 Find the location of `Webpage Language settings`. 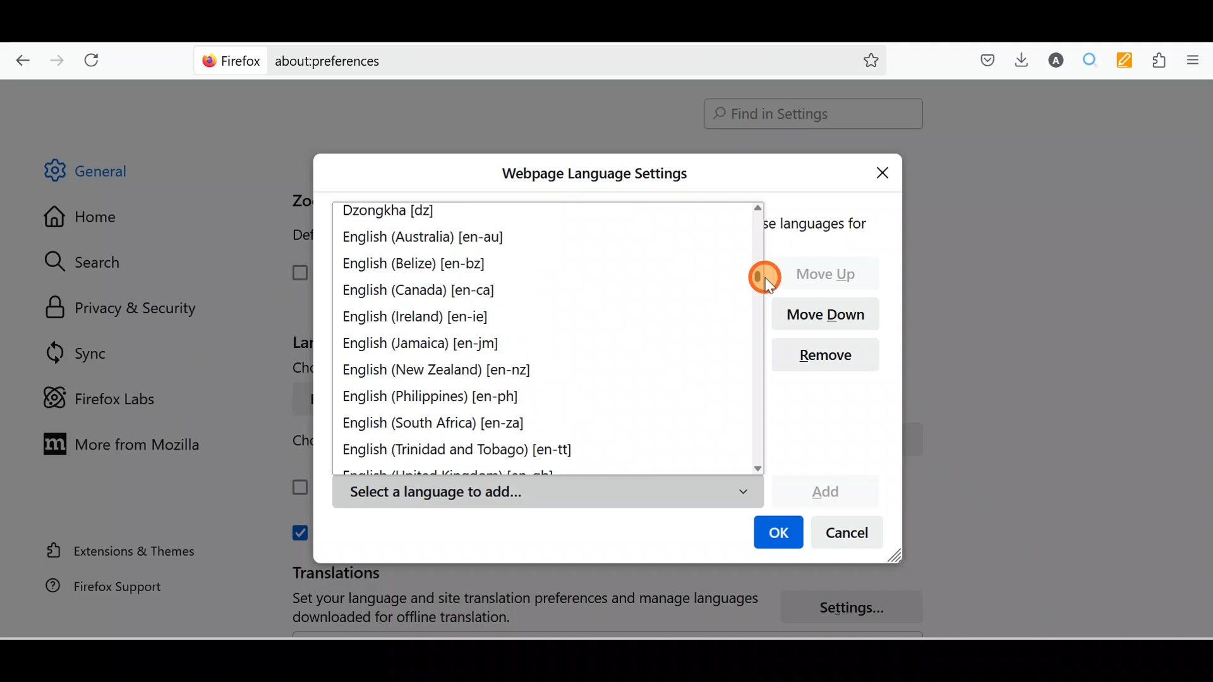

Webpage Language settings is located at coordinates (593, 174).